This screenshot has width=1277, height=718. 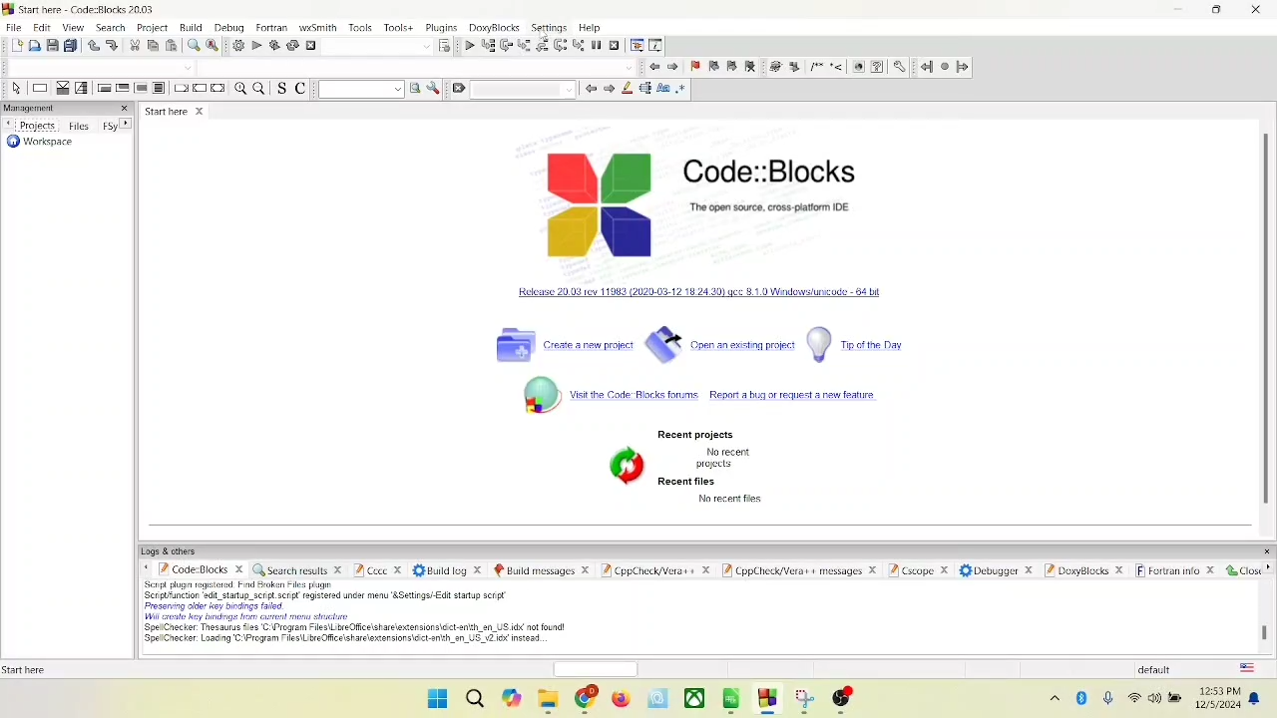 What do you see at coordinates (229, 26) in the screenshot?
I see `debug` at bounding box center [229, 26].